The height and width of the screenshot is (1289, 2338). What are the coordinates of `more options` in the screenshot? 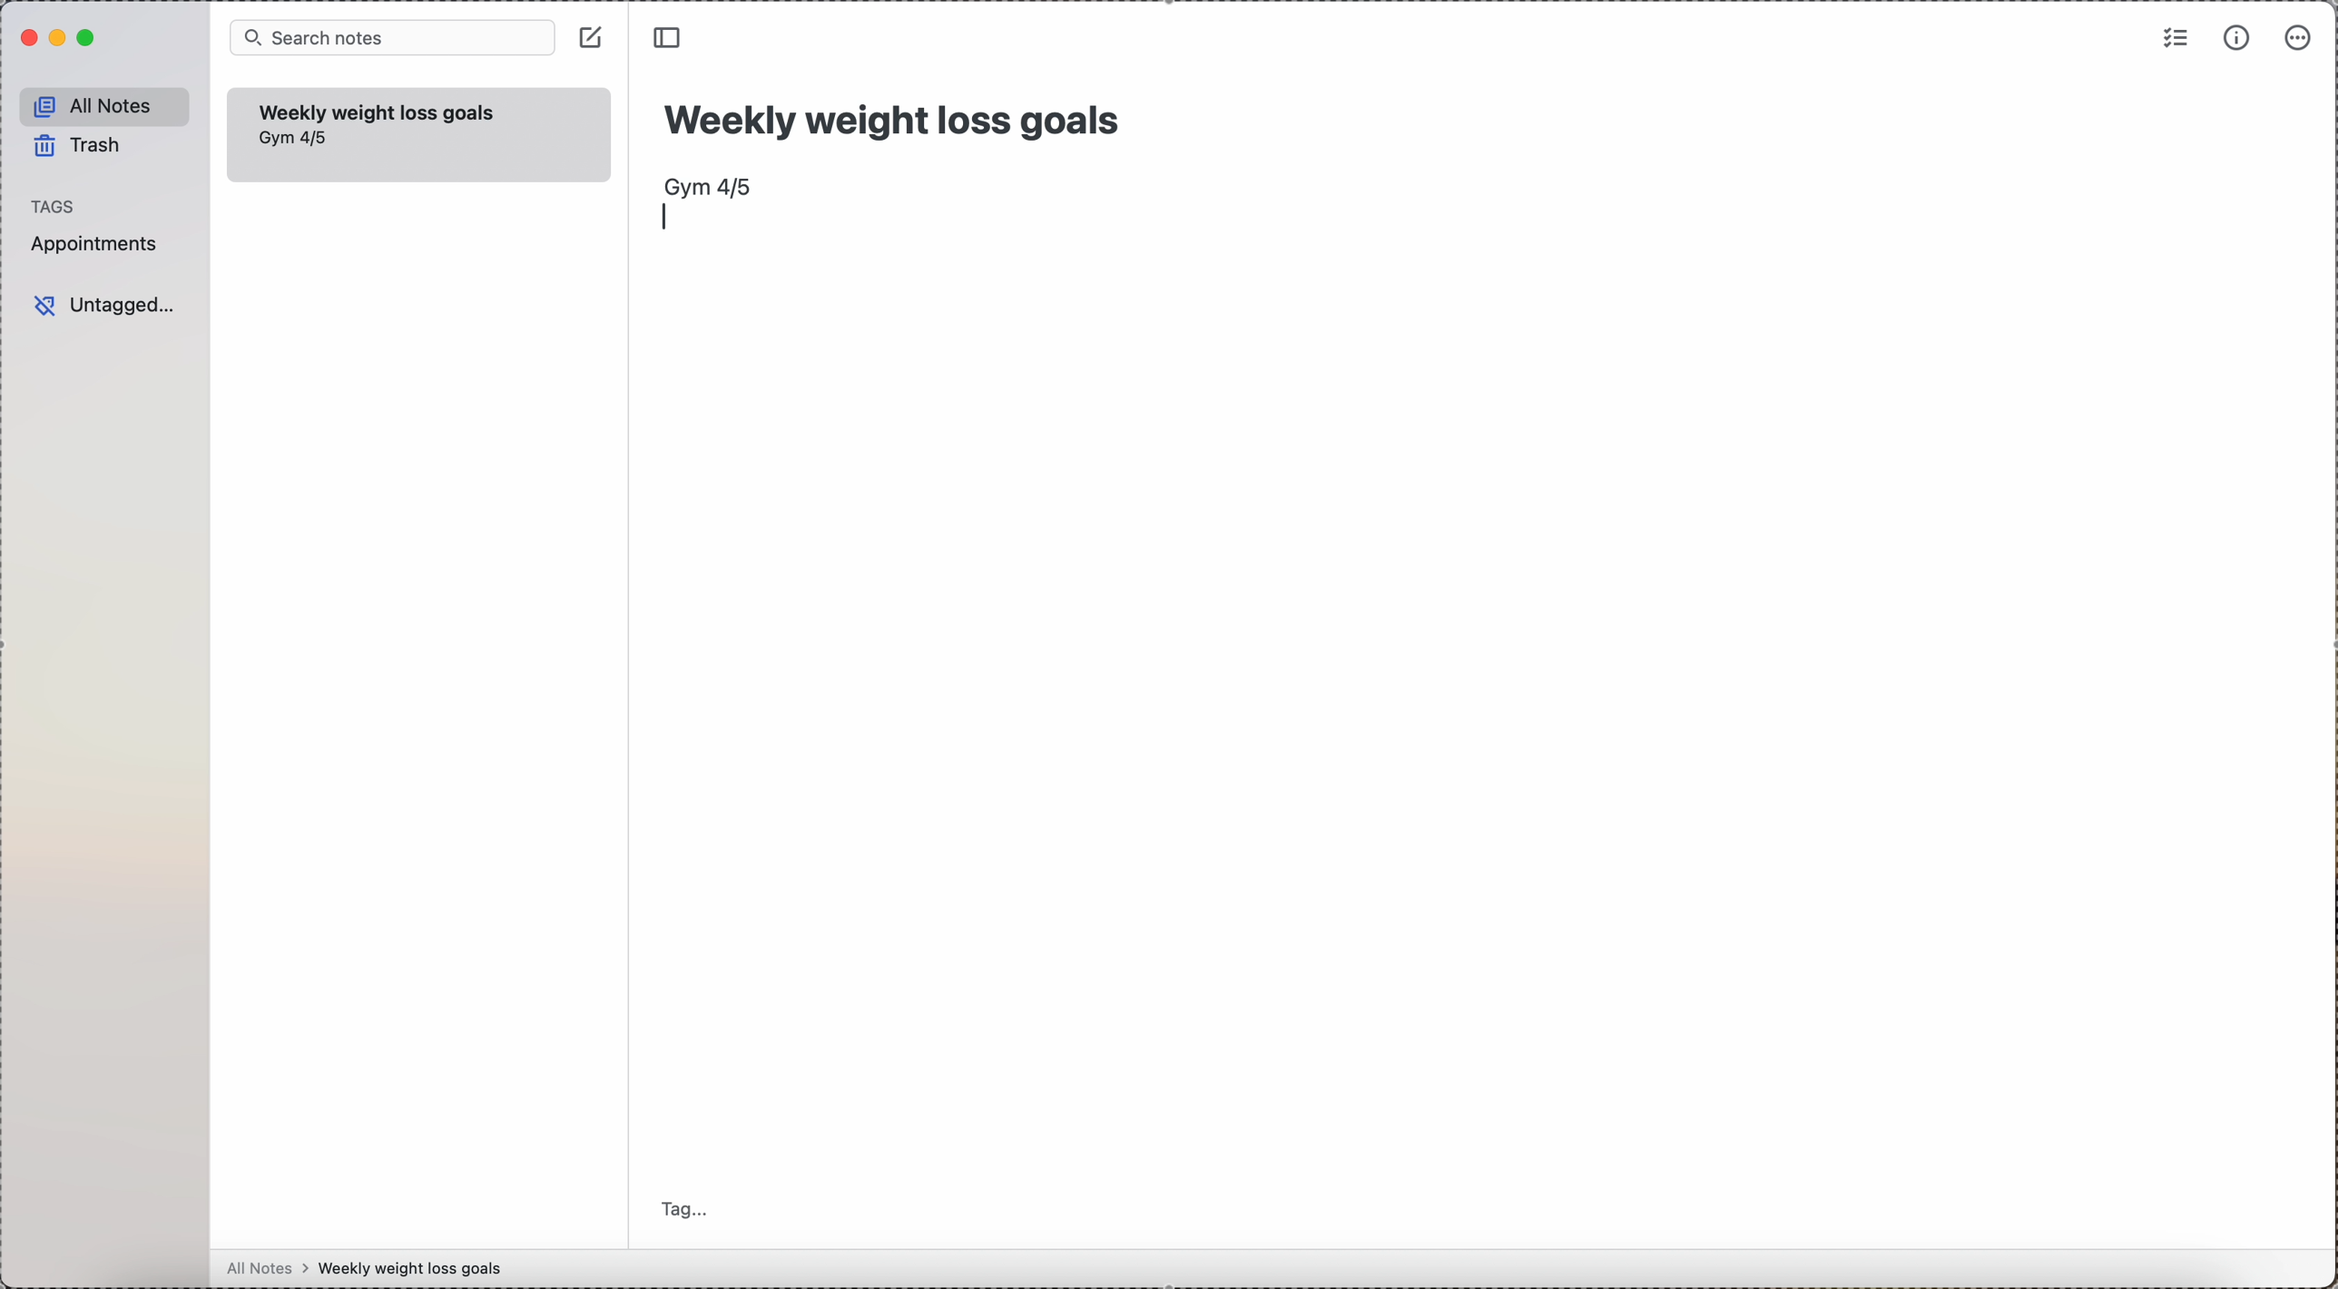 It's located at (2302, 37).